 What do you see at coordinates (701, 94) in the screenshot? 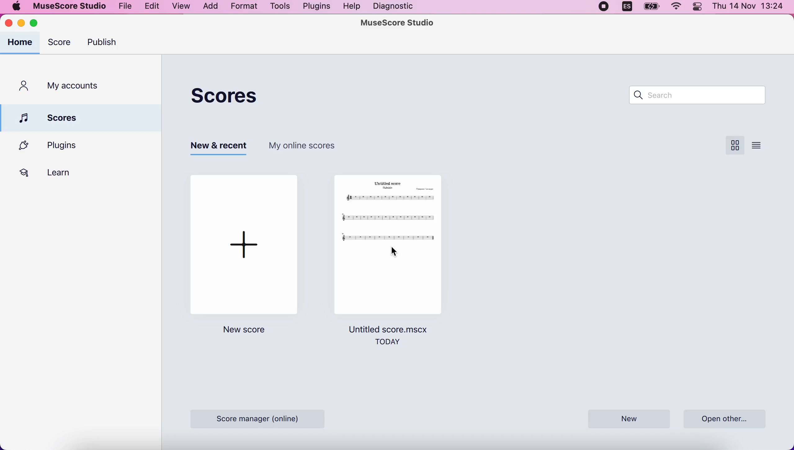
I see `search` at bounding box center [701, 94].